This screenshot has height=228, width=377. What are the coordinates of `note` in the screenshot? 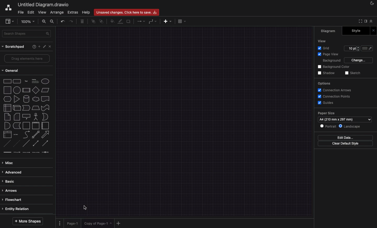 It's located at (8, 117).